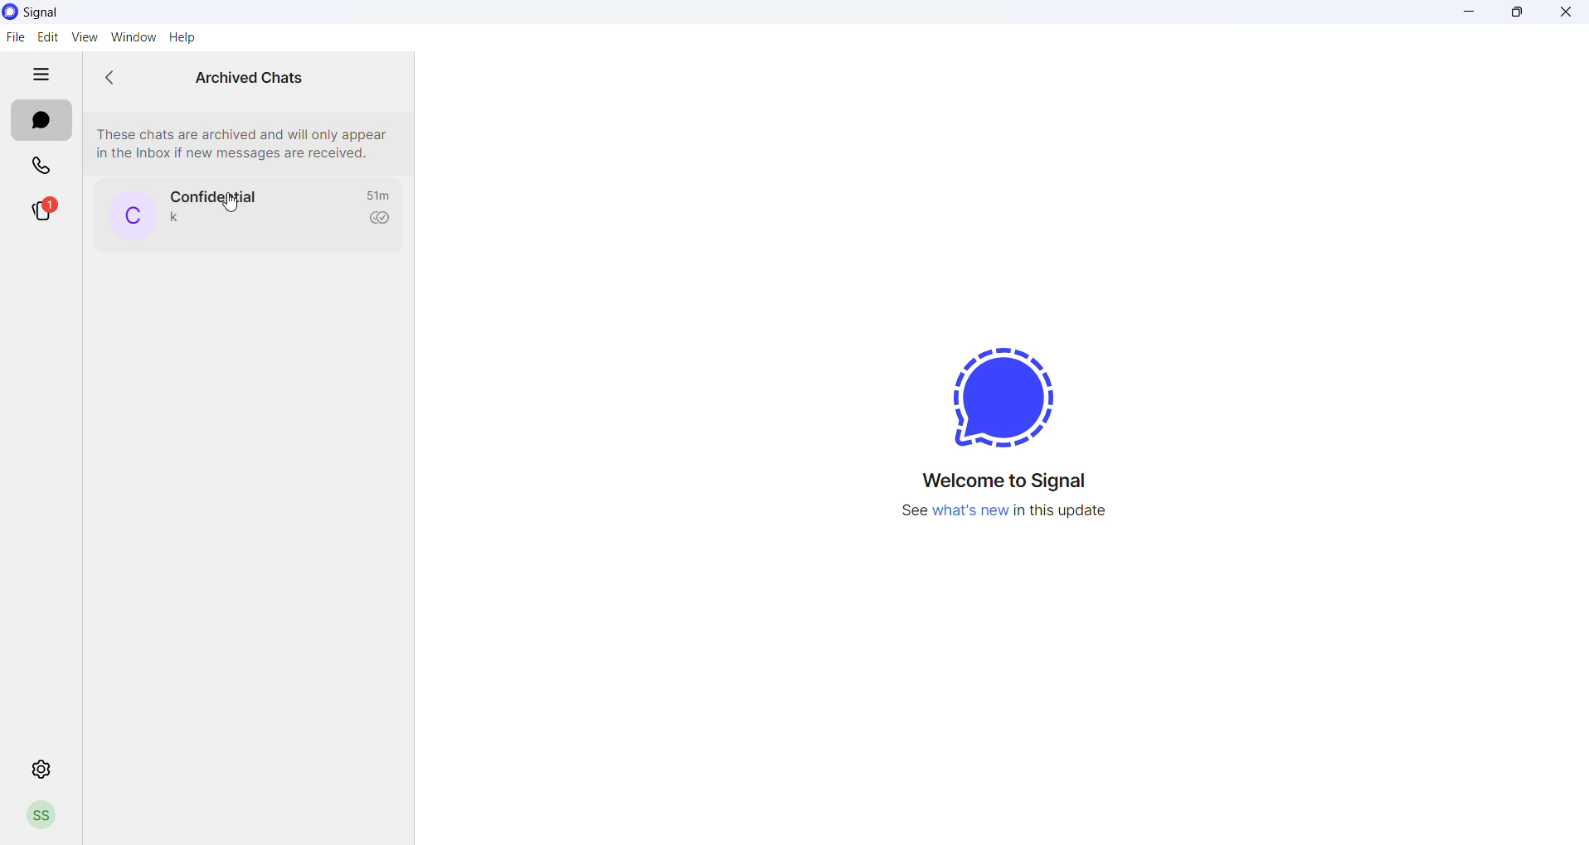  Describe the element at coordinates (173, 219) in the screenshot. I see `last message` at that location.